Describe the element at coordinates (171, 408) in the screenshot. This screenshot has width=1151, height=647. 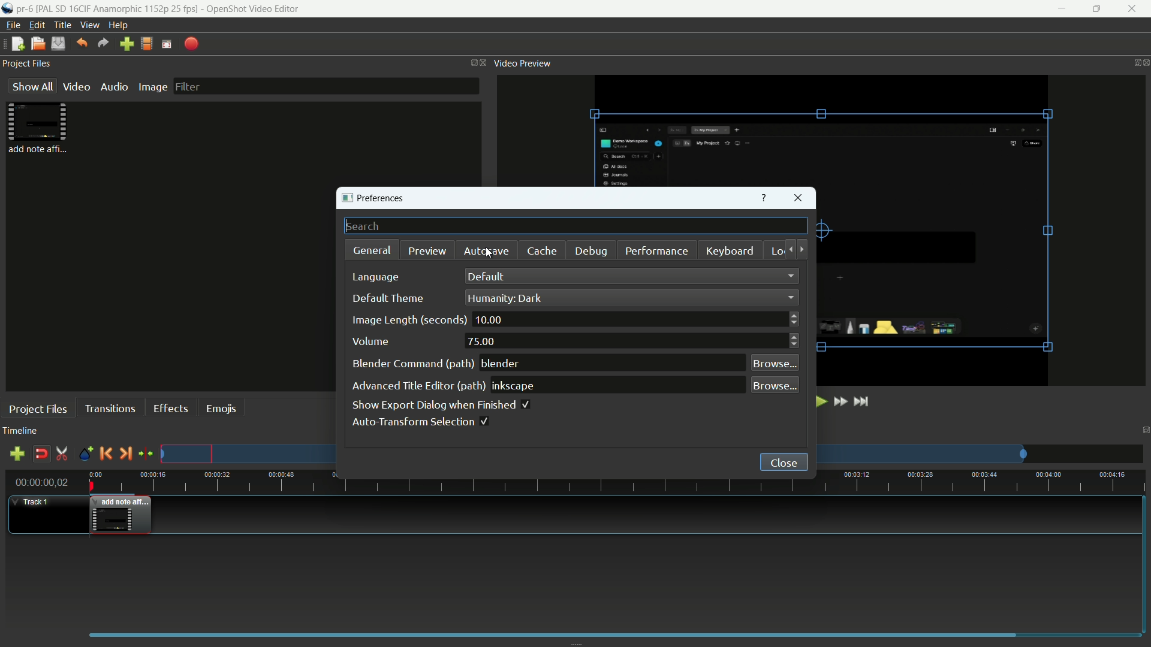
I see `effects` at that location.